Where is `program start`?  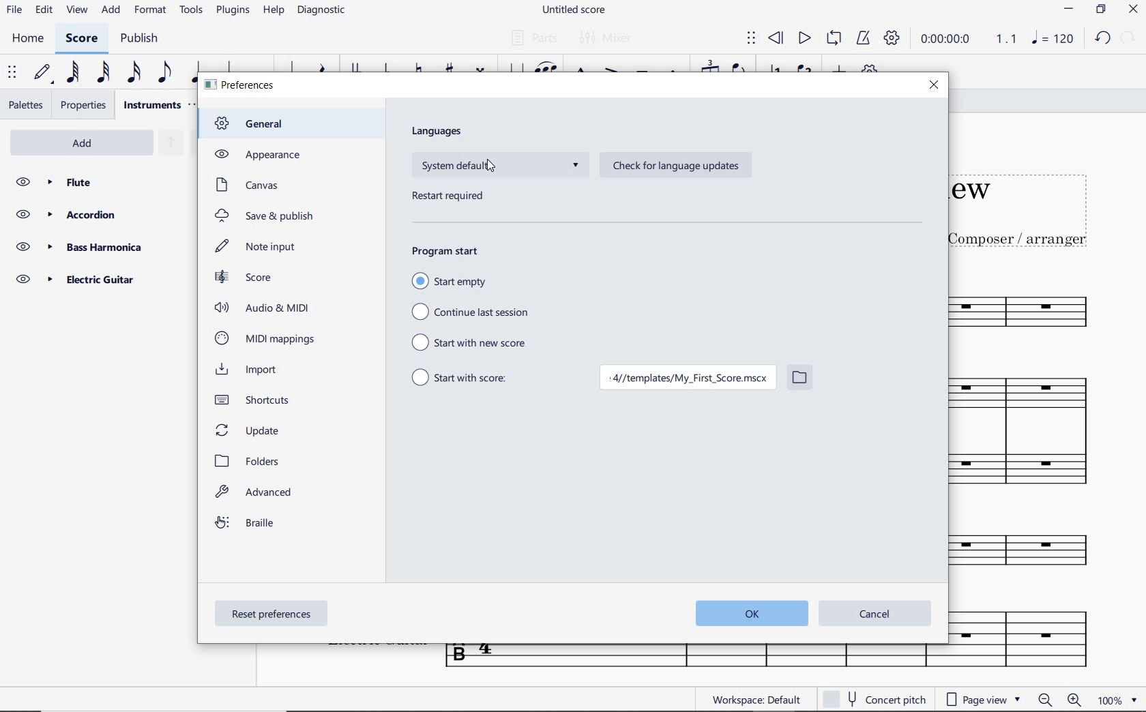
program start is located at coordinates (445, 250).